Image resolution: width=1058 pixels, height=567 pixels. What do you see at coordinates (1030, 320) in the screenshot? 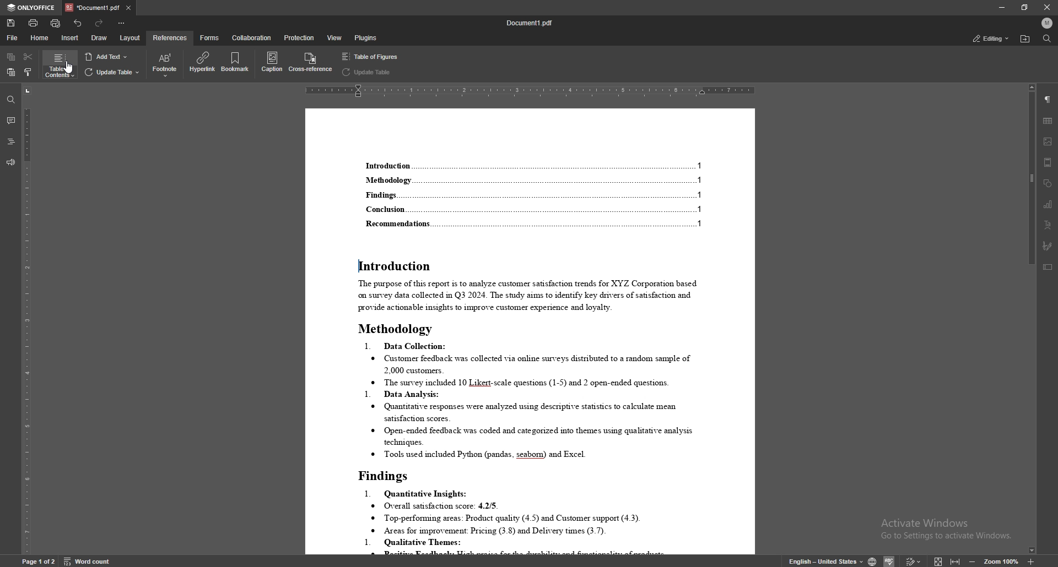
I see `scroll bar` at bounding box center [1030, 320].